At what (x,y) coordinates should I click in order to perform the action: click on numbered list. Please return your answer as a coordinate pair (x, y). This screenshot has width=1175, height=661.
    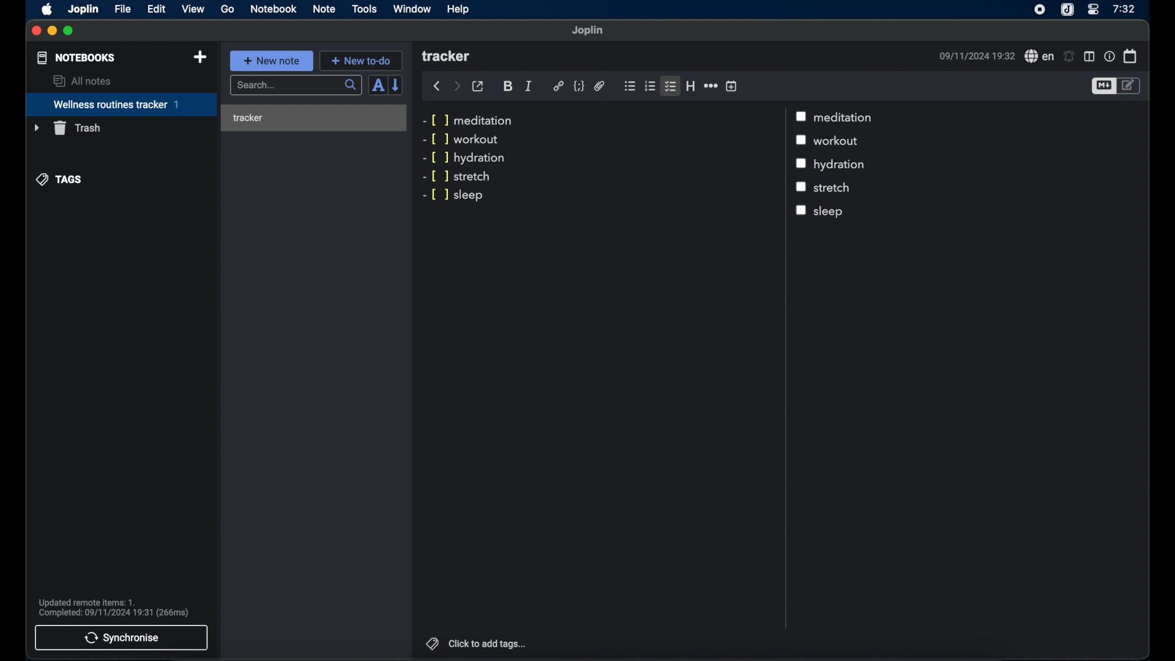
    Looking at the image, I should click on (649, 86).